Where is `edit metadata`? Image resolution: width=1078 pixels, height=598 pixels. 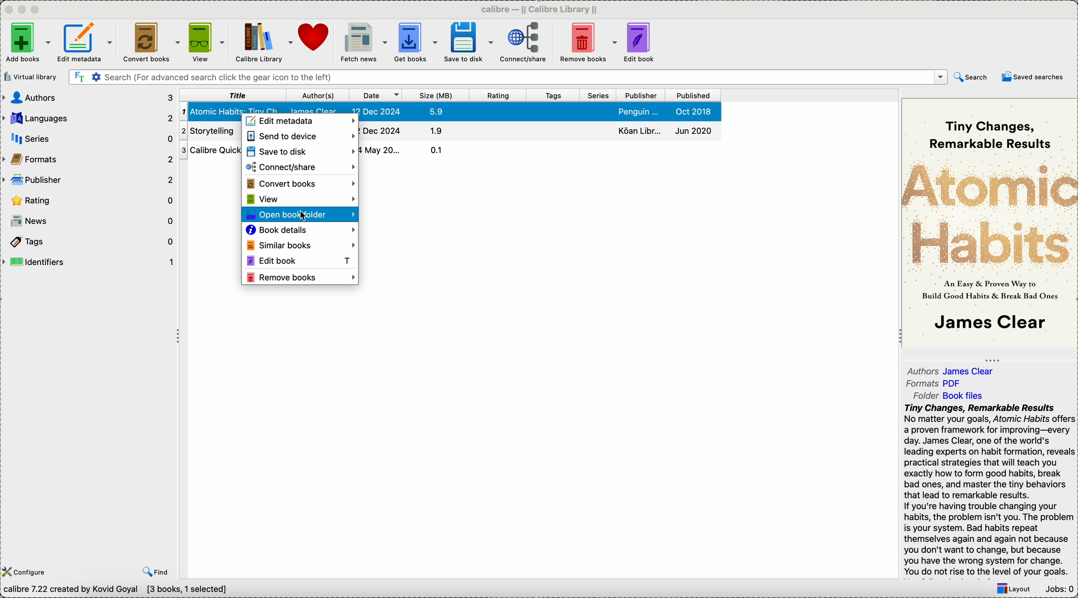
edit metadata is located at coordinates (301, 121).